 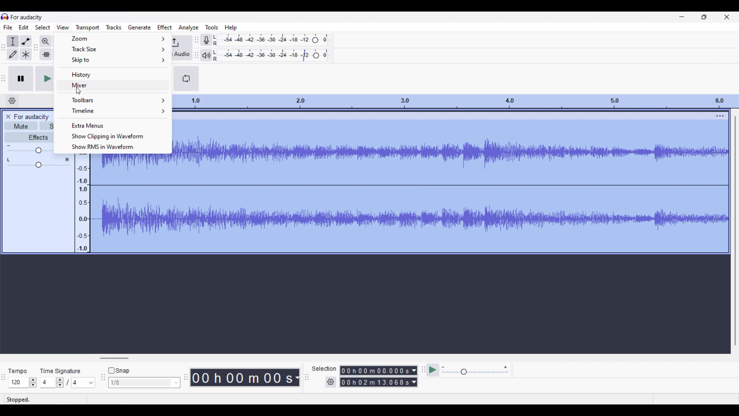 I want to click on Software logo, so click(x=5, y=17).